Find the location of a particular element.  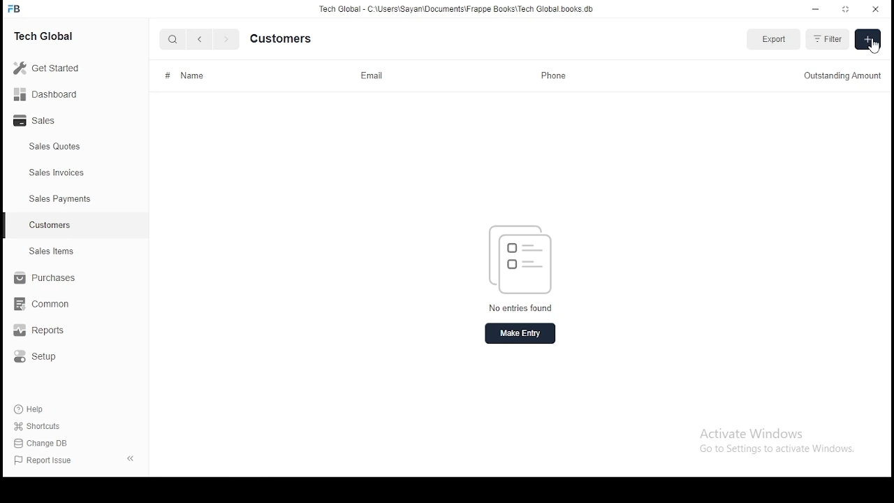

sales quotes is located at coordinates (57, 147).